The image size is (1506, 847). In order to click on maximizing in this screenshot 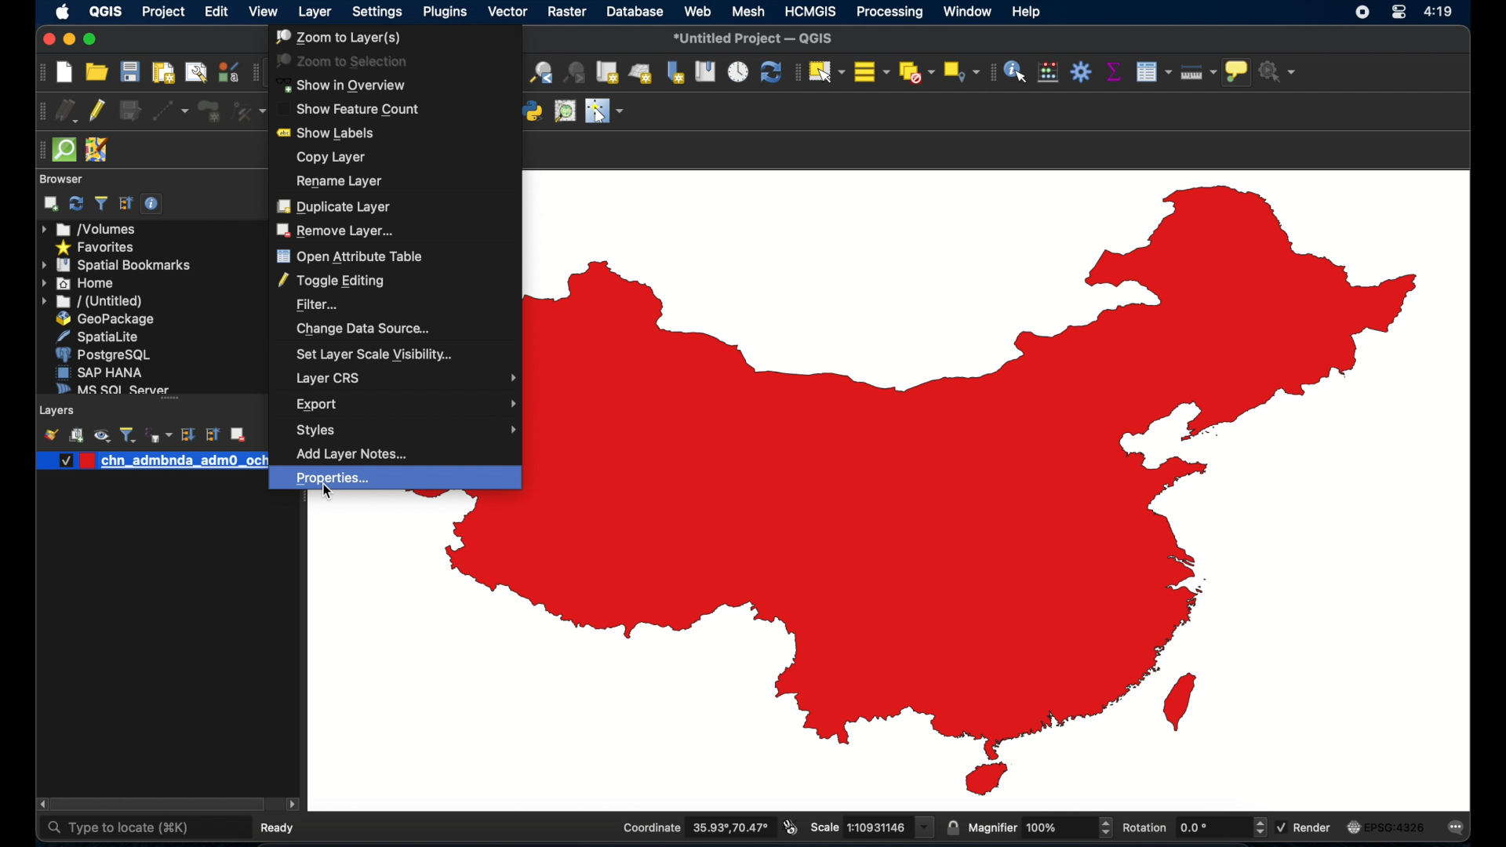, I will do `click(91, 40)`.